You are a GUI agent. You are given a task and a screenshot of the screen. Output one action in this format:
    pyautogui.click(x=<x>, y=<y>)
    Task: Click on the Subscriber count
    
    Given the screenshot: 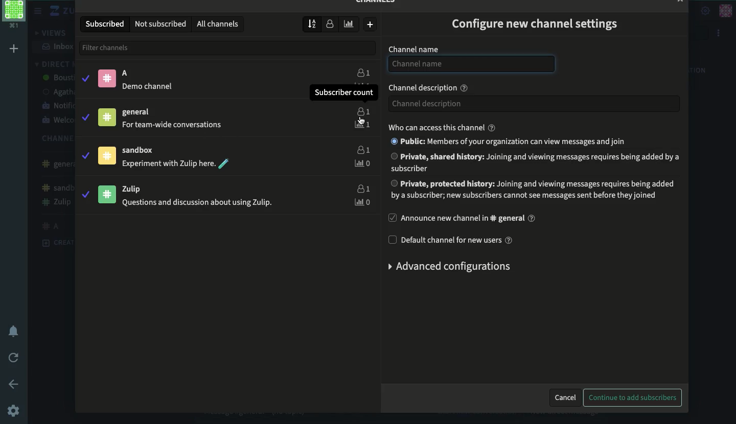 What is the action you would take?
    pyautogui.click(x=345, y=92)
    